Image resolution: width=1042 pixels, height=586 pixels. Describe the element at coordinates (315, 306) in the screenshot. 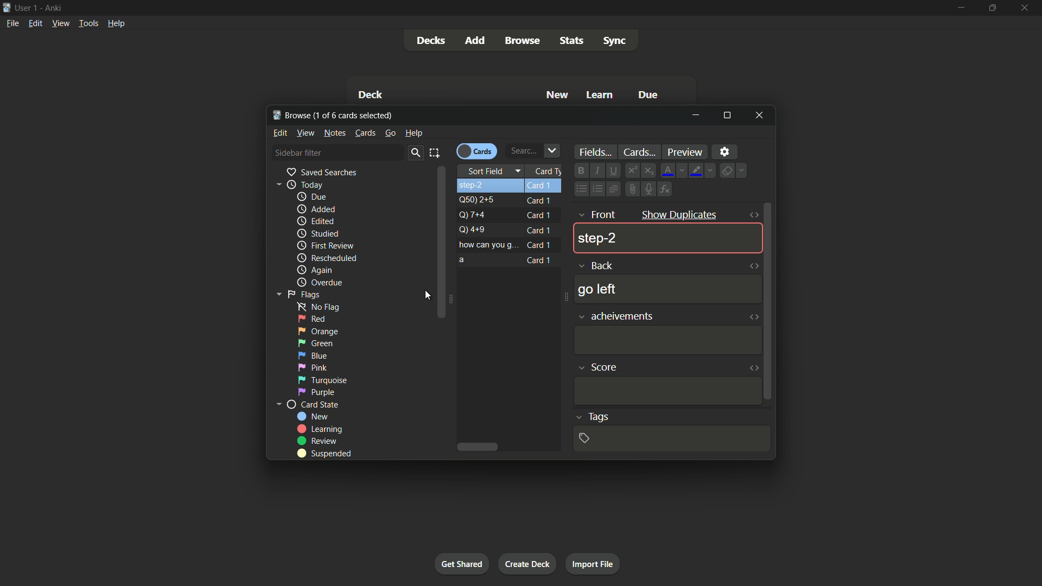

I see `no flag` at that location.